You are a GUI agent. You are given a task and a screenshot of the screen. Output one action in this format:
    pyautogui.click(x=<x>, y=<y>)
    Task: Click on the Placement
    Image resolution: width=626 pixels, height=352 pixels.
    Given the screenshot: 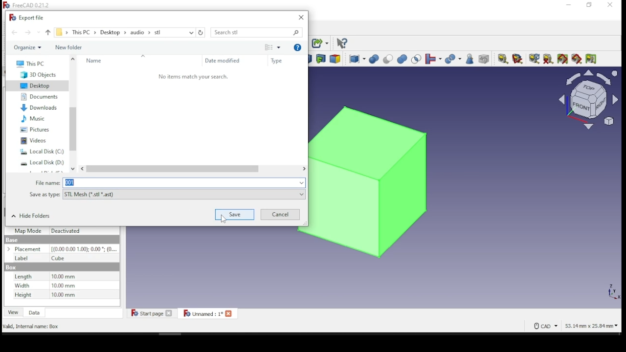 What is the action you would take?
    pyautogui.click(x=26, y=249)
    